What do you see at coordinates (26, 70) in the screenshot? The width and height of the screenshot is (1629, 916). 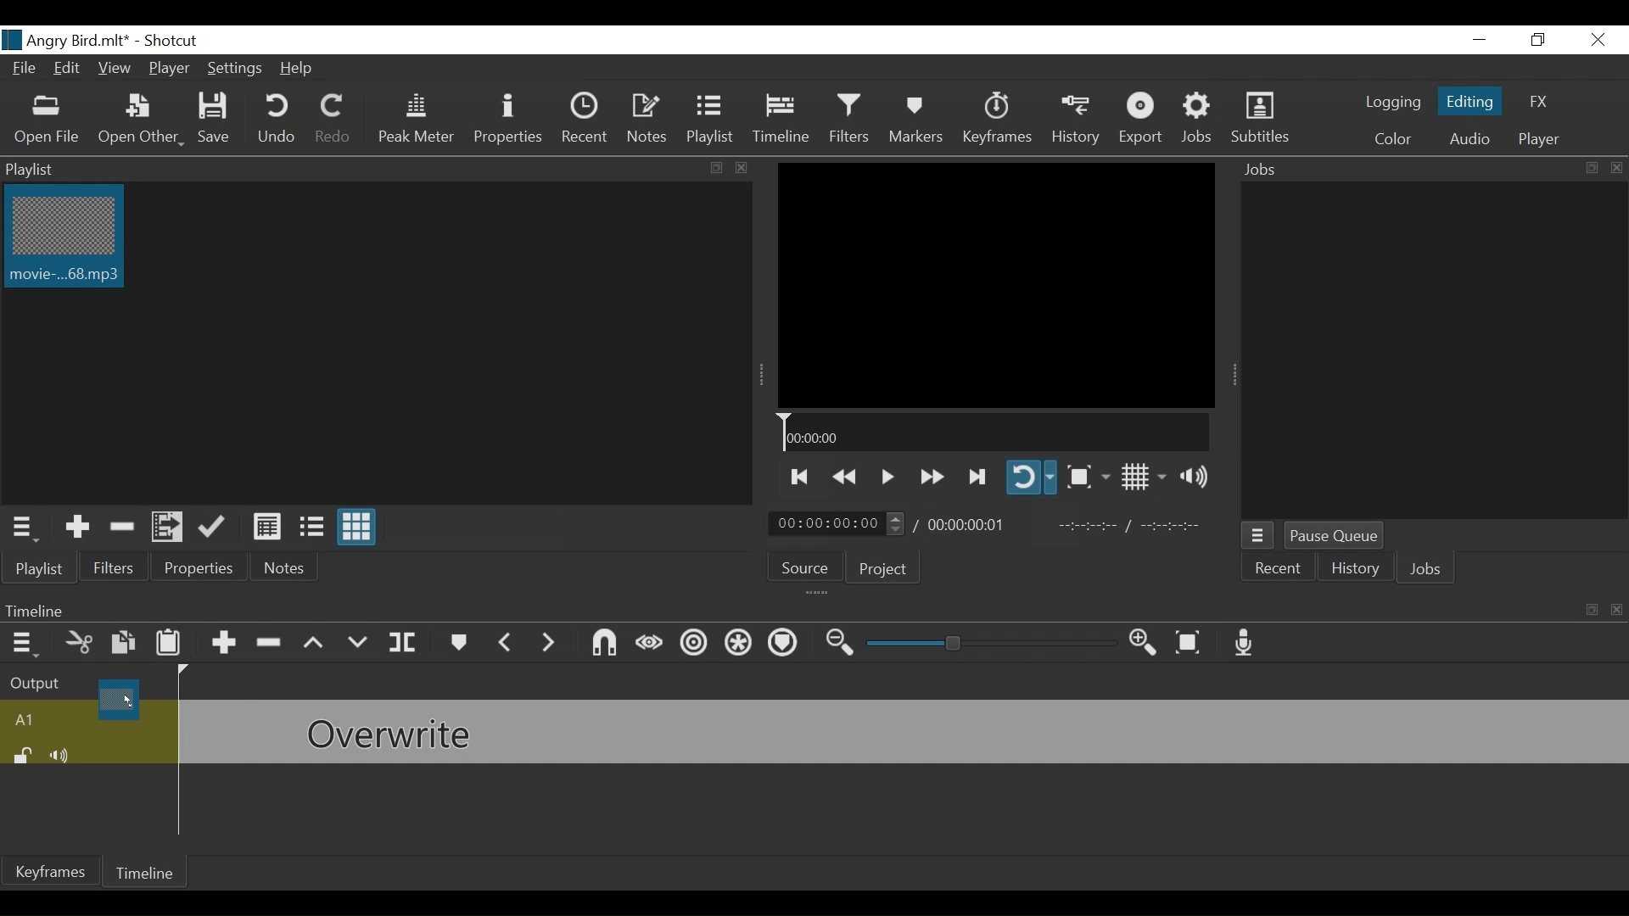 I see `File` at bounding box center [26, 70].